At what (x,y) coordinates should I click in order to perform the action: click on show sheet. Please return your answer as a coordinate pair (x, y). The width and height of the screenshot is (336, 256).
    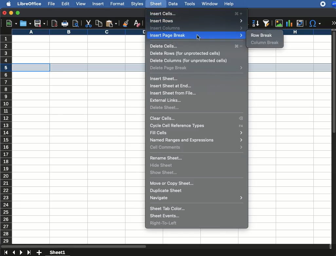
    Looking at the image, I should click on (164, 173).